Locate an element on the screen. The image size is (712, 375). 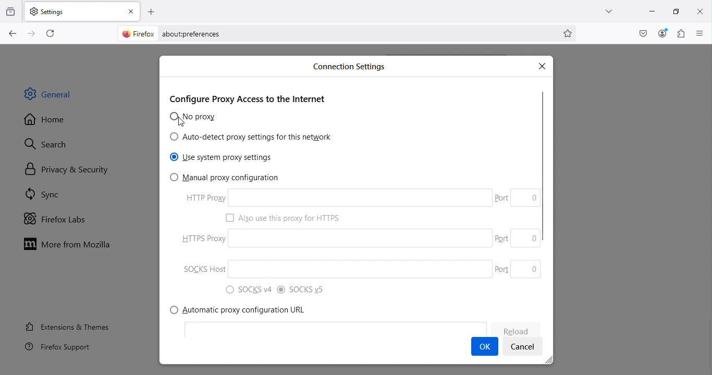
Port is located at coordinates (501, 269).